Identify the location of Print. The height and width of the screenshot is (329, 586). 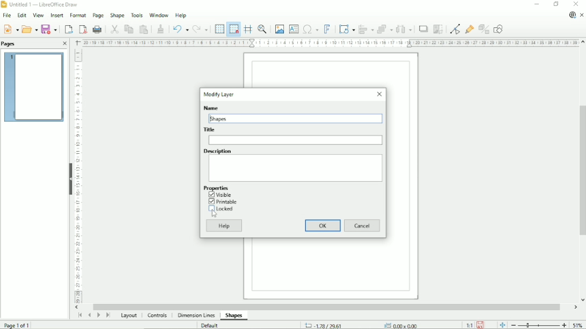
(97, 29).